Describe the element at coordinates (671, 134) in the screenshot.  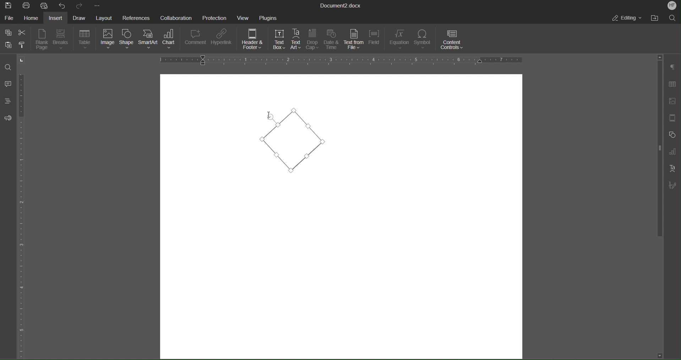
I see `Shape Settings` at that location.